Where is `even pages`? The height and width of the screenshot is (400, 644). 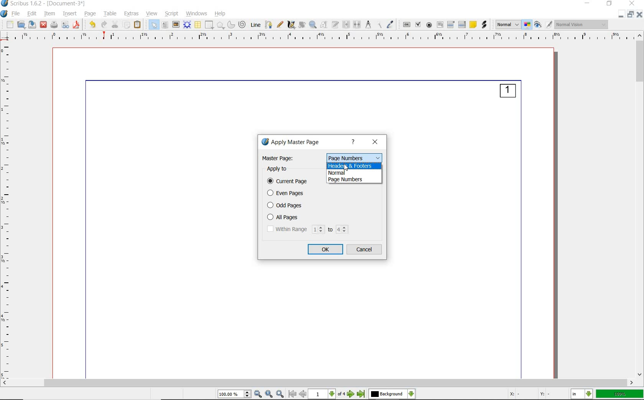
even pages is located at coordinates (287, 193).